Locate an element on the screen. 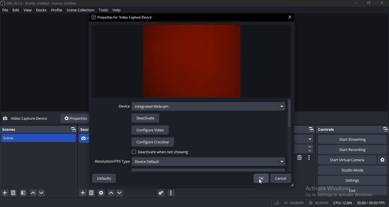  properties for video capture device is located at coordinates (124, 18).